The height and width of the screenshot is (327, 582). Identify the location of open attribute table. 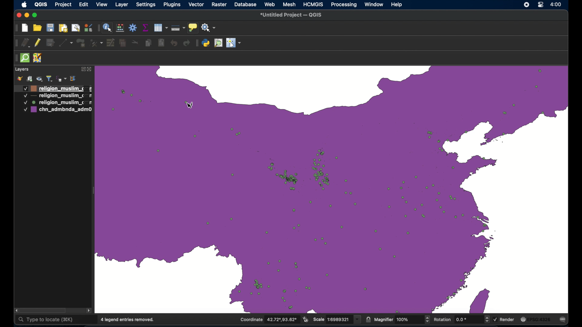
(162, 28).